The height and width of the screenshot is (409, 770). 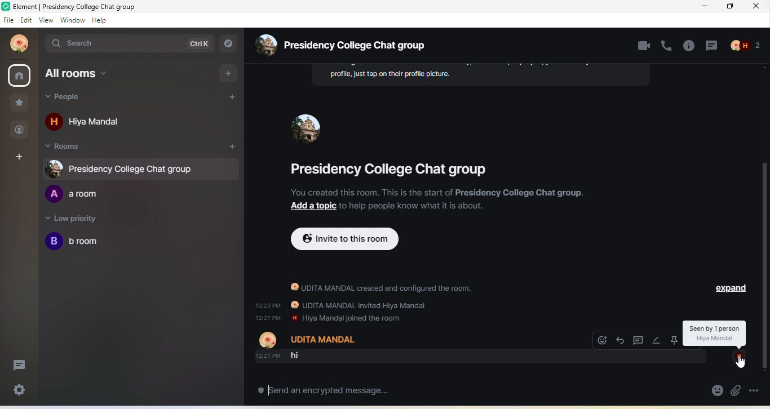 I want to click on edit, so click(x=26, y=21).